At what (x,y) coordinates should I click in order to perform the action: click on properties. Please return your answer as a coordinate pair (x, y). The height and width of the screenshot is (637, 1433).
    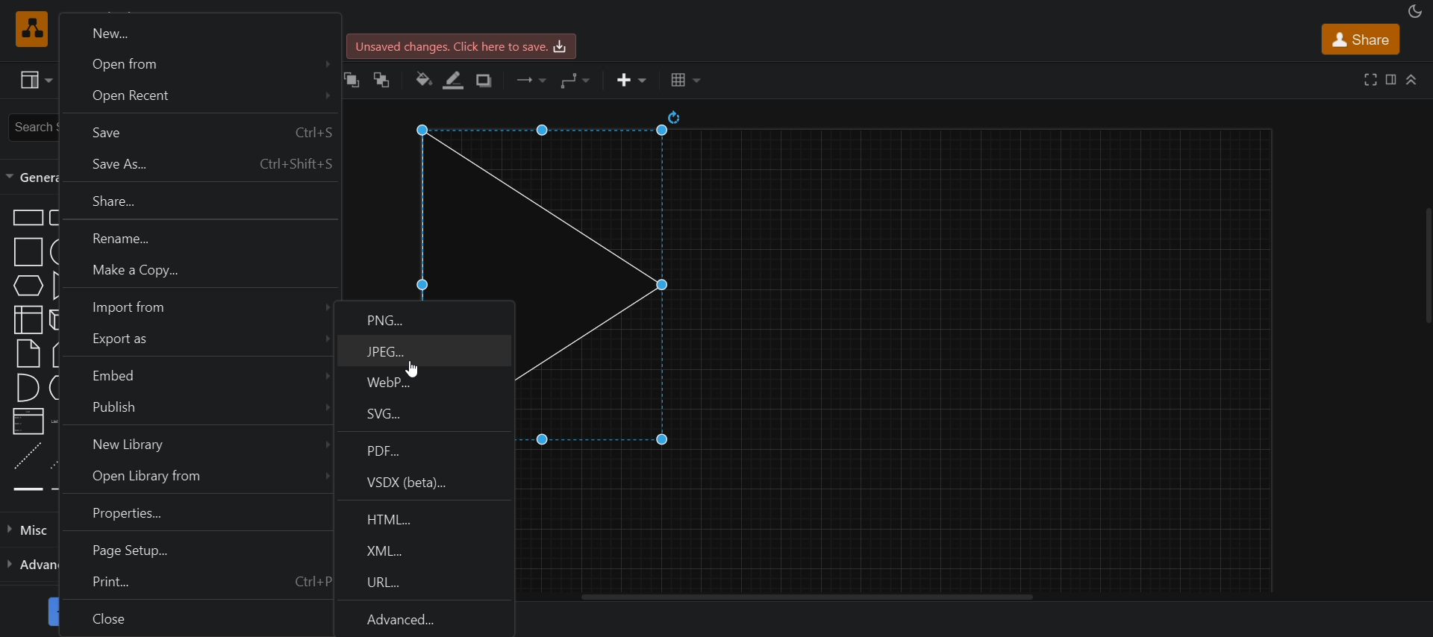
    Looking at the image, I should click on (193, 515).